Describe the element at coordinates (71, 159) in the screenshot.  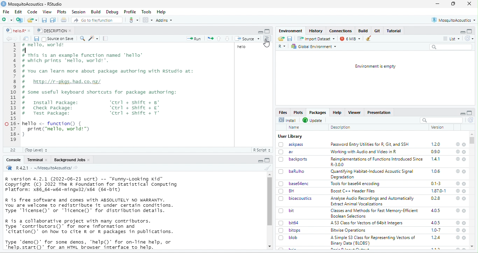
I see `Background Jobs` at that location.